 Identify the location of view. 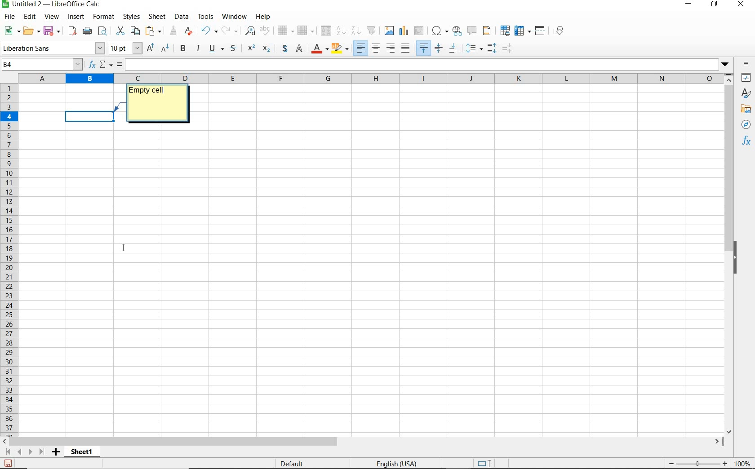
(52, 18).